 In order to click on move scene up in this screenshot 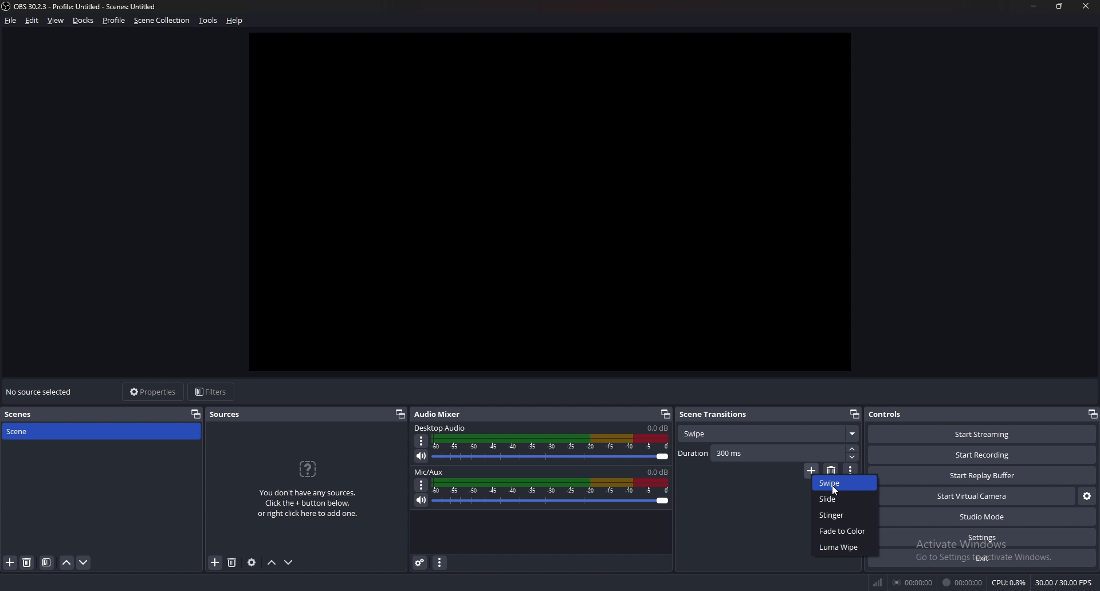, I will do `click(66, 562)`.